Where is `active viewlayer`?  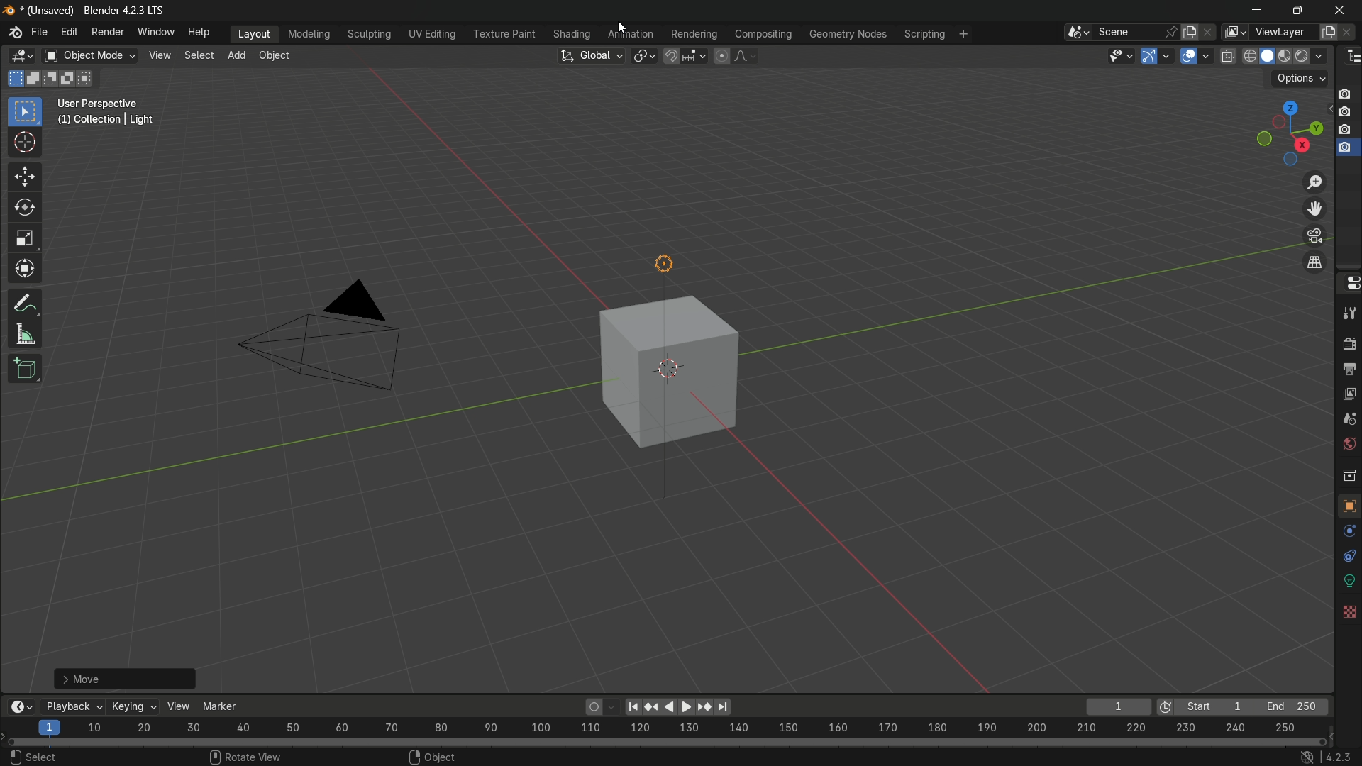 active viewlayer is located at coordinates (1233, 33).